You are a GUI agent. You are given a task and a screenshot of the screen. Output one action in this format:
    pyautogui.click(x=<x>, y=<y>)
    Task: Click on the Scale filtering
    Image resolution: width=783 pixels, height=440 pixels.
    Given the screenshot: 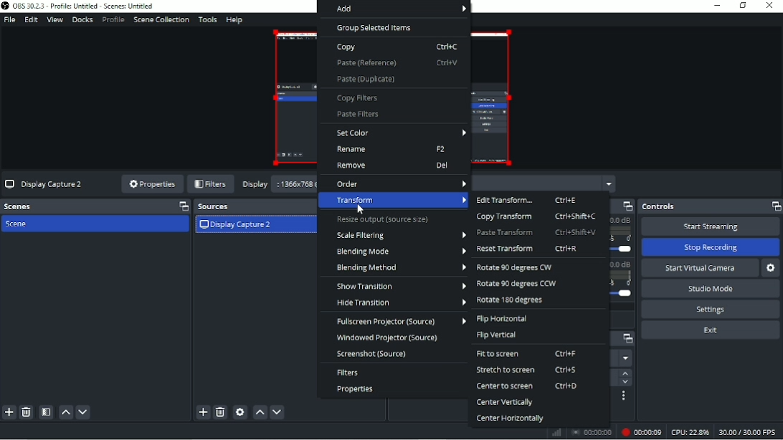 What is the action you would take?
    pyautogui.click(x=400, y=235)
    